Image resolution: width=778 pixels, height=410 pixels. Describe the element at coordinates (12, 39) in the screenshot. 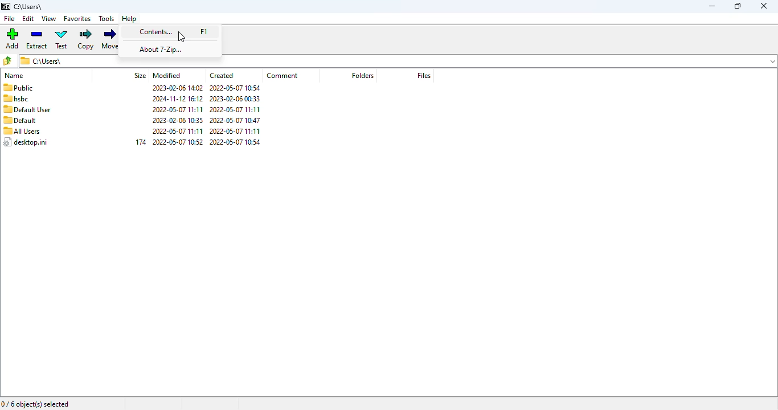

I see `add` at that location.